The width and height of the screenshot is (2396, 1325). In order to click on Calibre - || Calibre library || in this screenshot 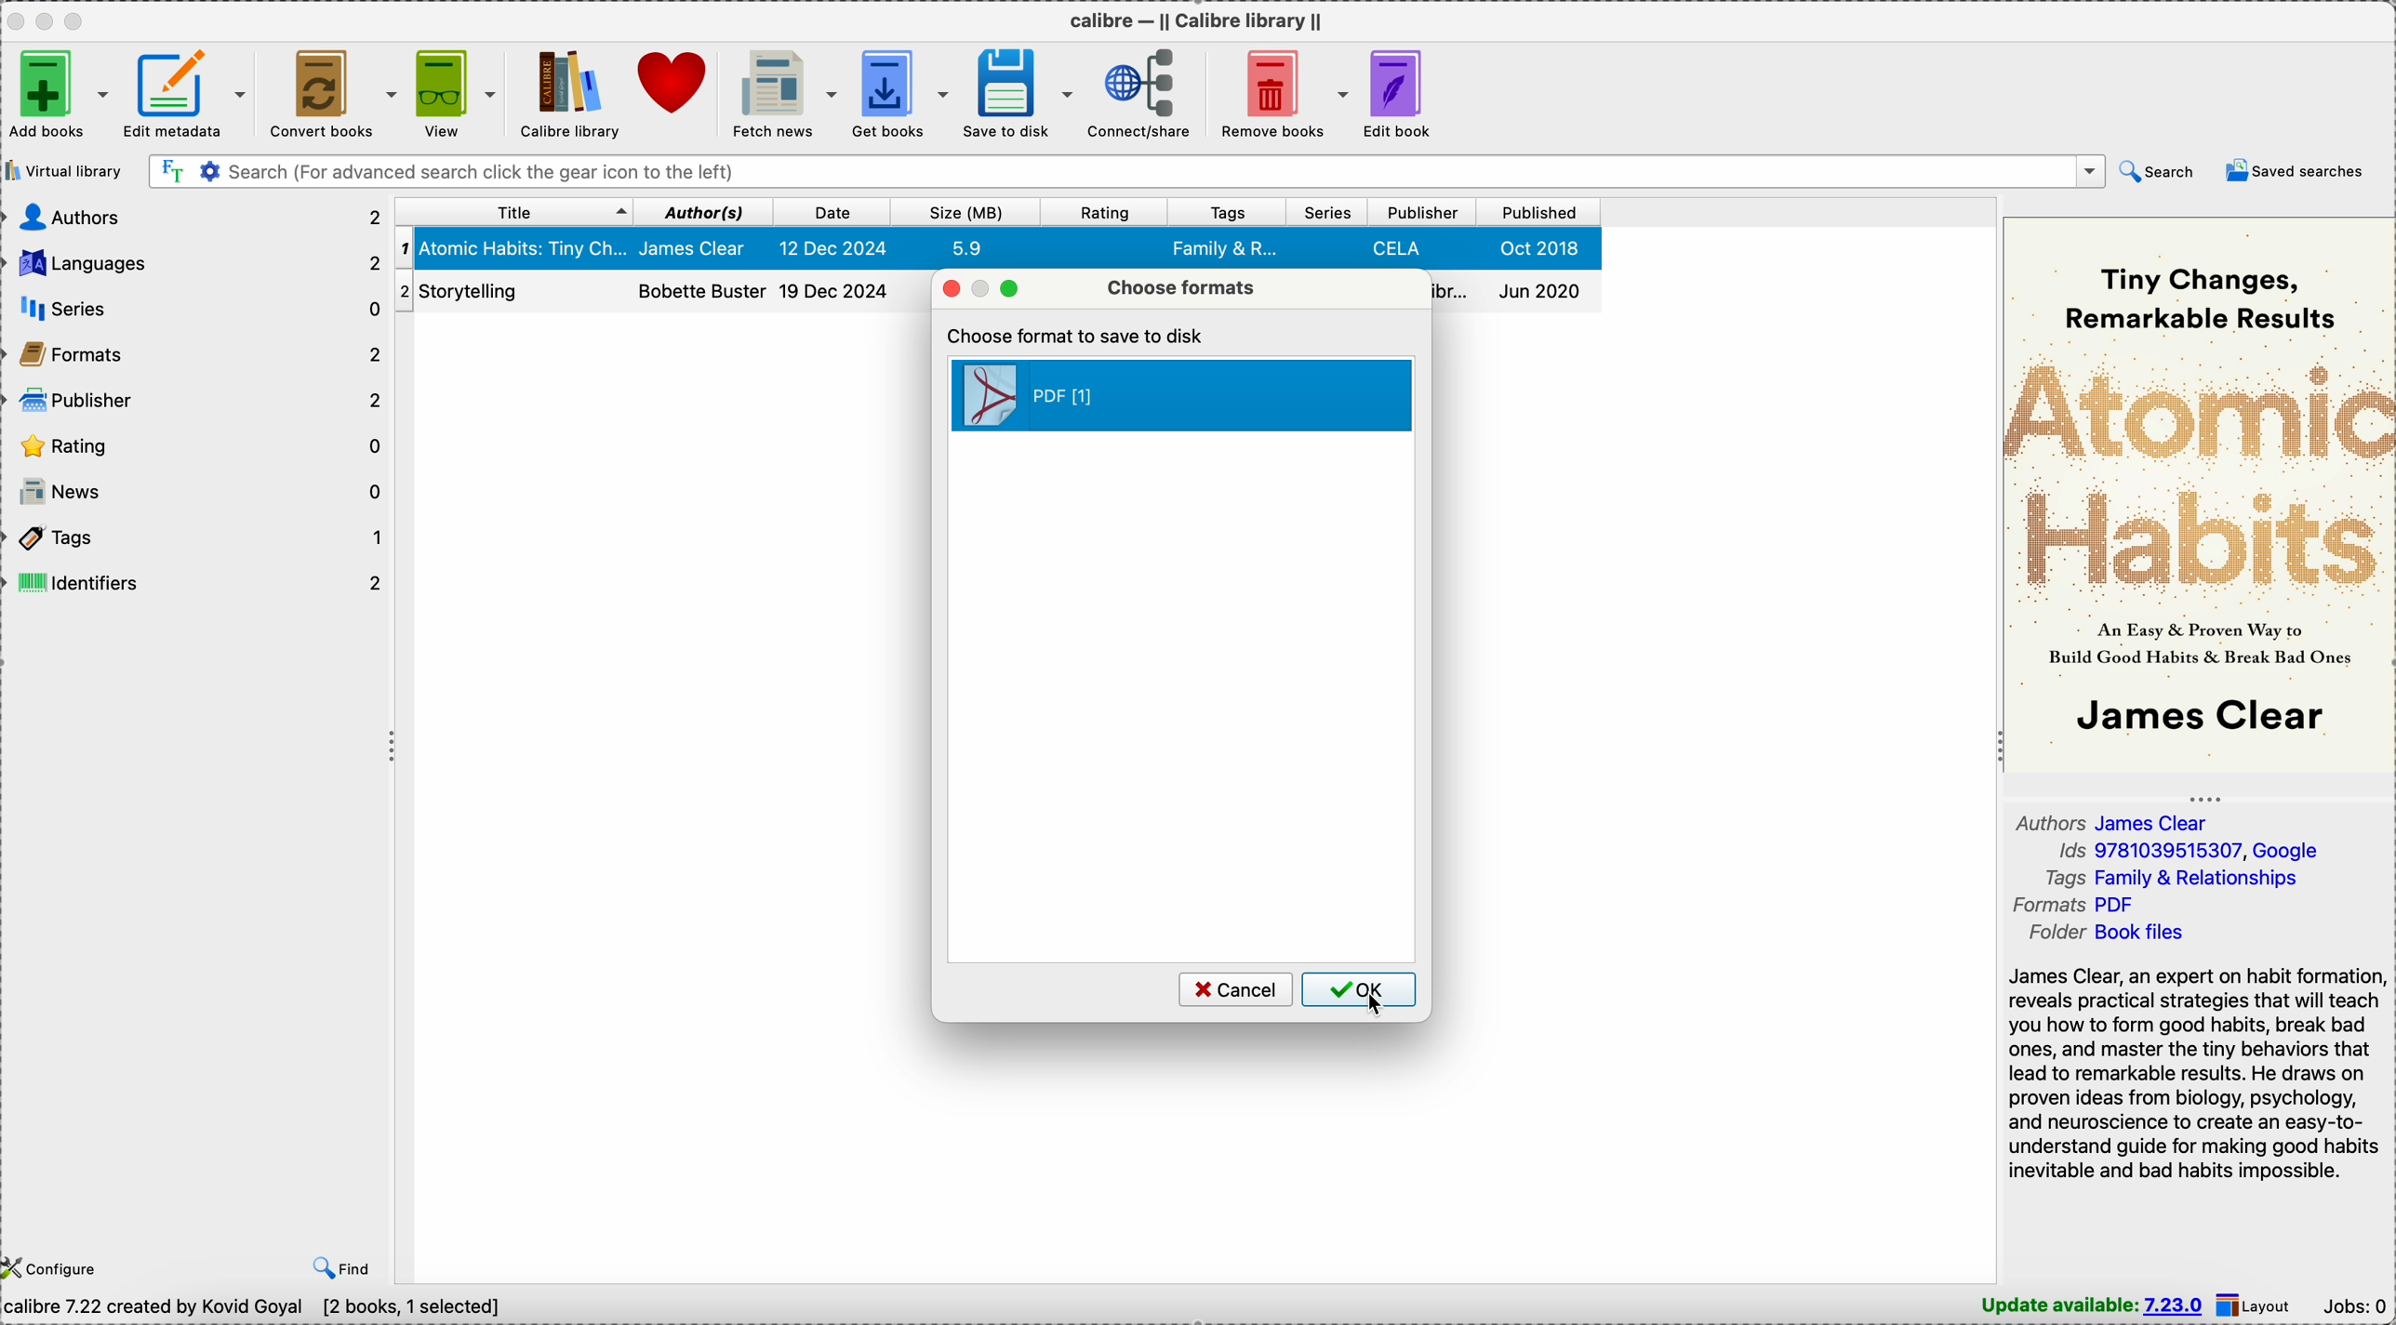, I will do `click(1204, 20)`.